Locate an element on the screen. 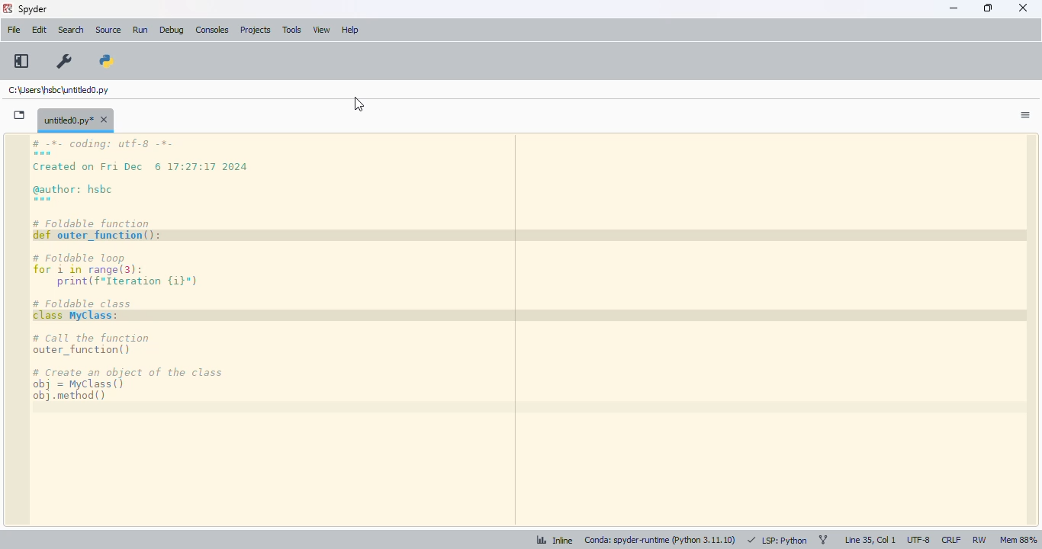 The height and width of the screenshot is (549, 1042). help is located at coordinates (352, 32).